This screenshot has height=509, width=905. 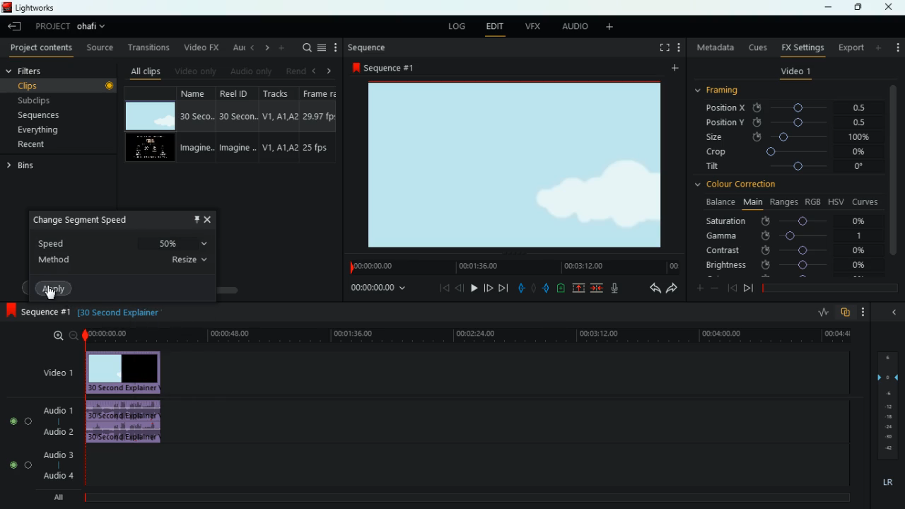 What do you see at coordinates (751, 203) in the screenshot?
I see `main` at bounding box center [751, 203].